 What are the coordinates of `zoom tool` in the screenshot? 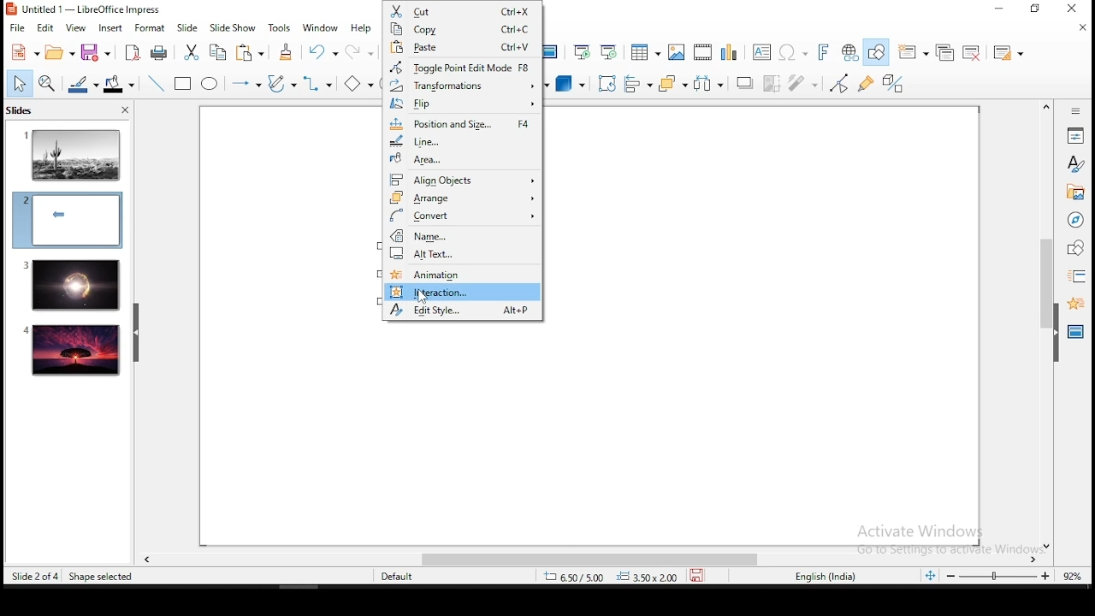 It's located at (47, 85).